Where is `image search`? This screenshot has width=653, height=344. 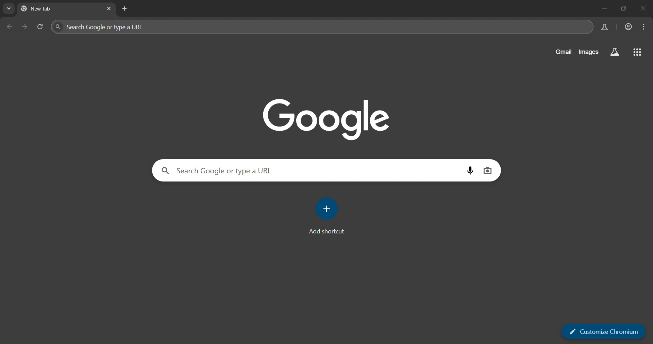 image search is located at coordinates (488, 170).